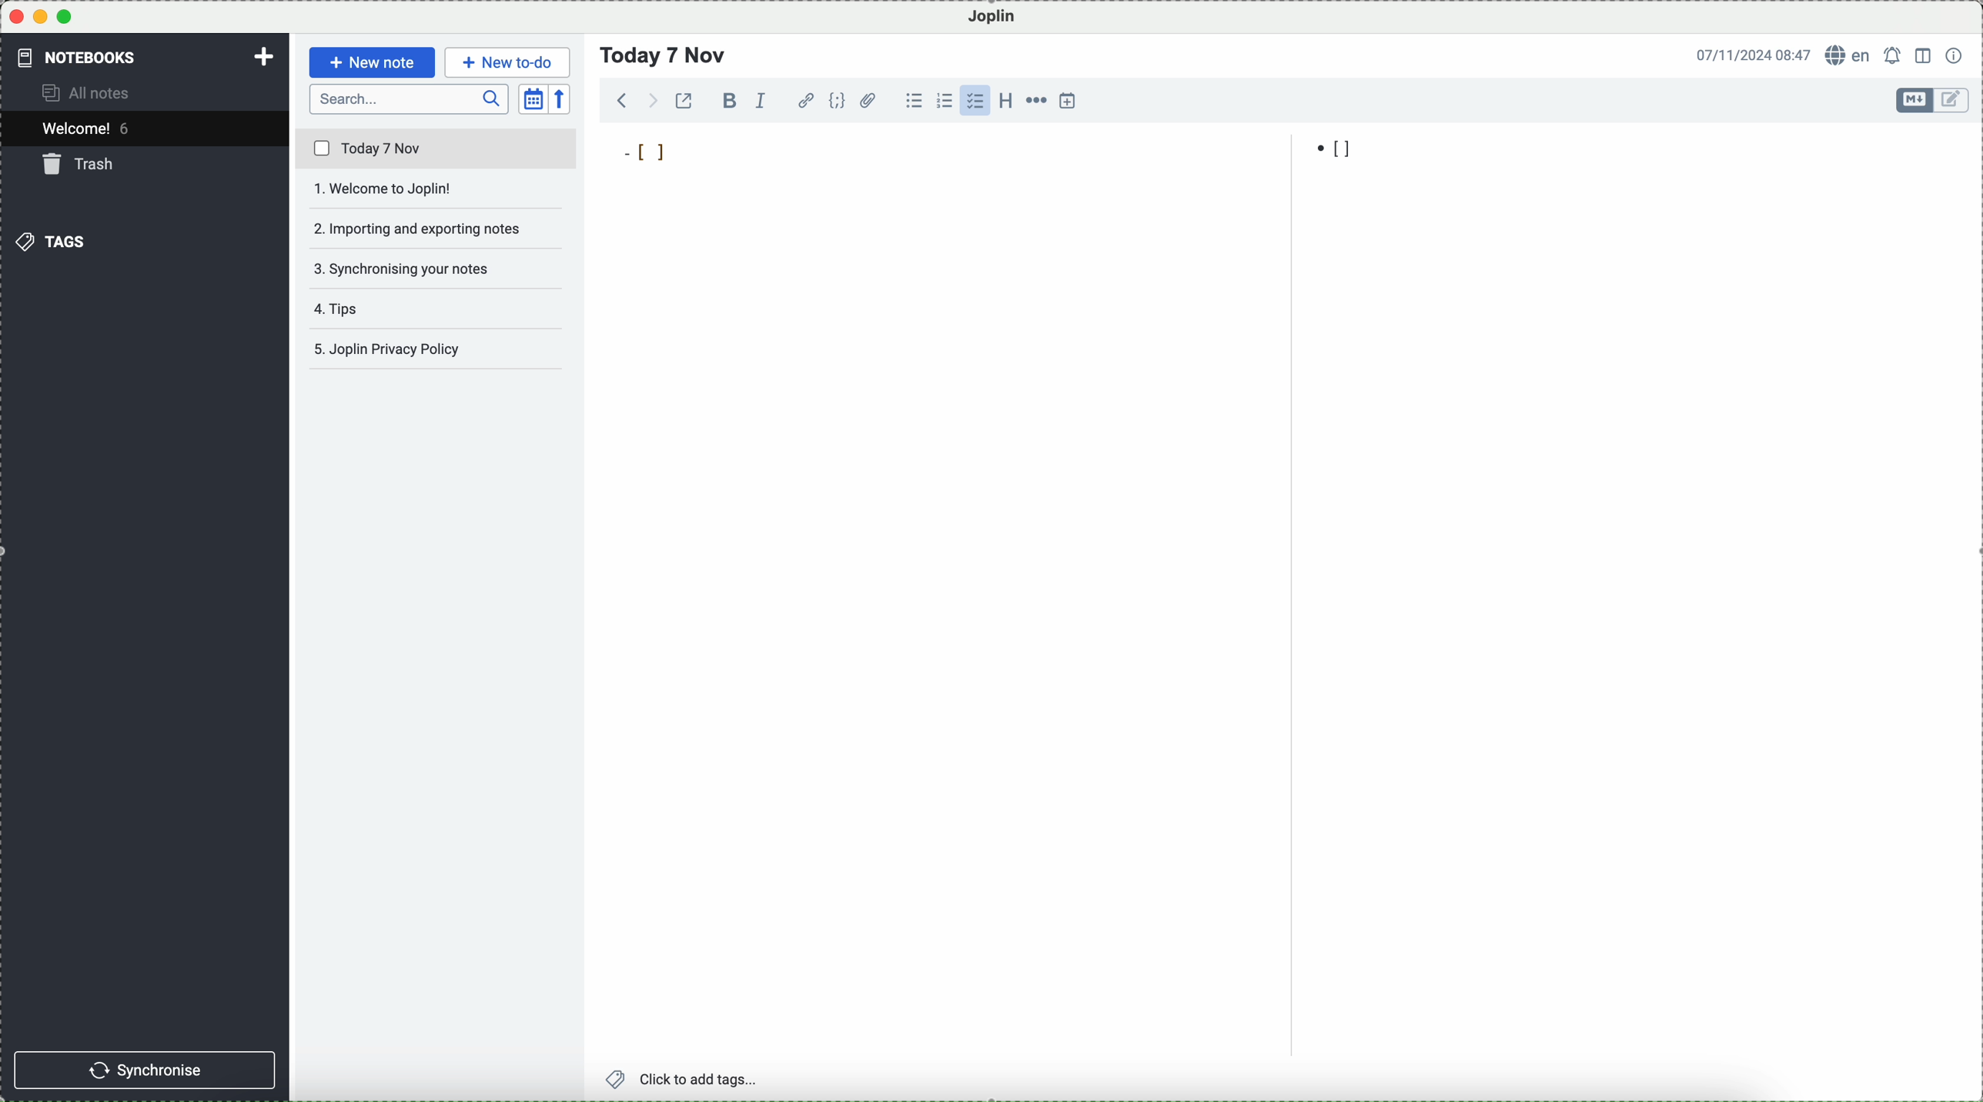 The width and height of the screenshot is (1983, 1102). What do you see at coordinates (1955, 55) in the screenshot?
I see `note properties` at bounding box center [1955, 55].